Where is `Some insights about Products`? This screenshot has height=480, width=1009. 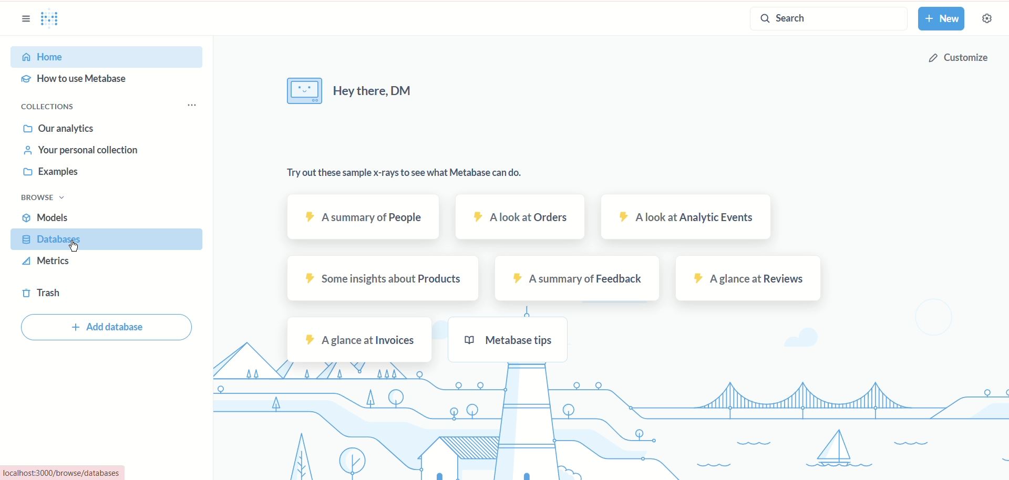 Some insights about Products is located at coordinates (380, 278).